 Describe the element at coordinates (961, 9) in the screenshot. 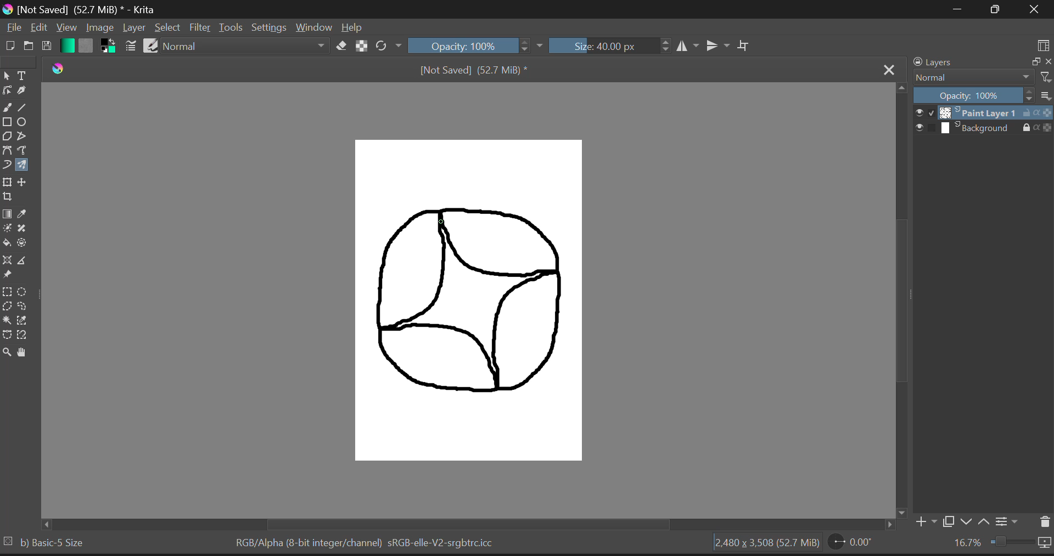

I see `Restore Down` at that location.